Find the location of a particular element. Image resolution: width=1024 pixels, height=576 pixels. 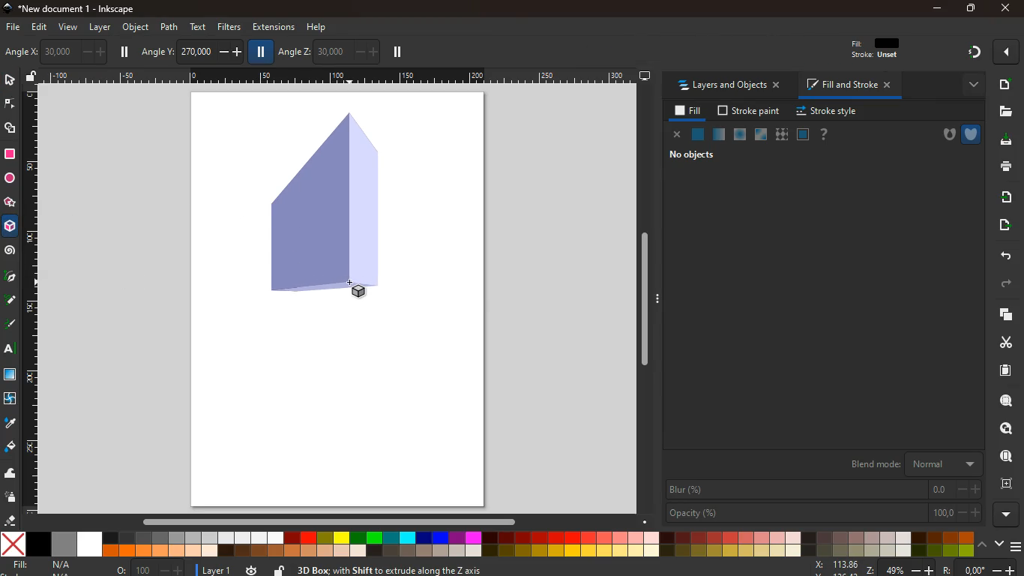

cut is located at coordinates (1000, 342).